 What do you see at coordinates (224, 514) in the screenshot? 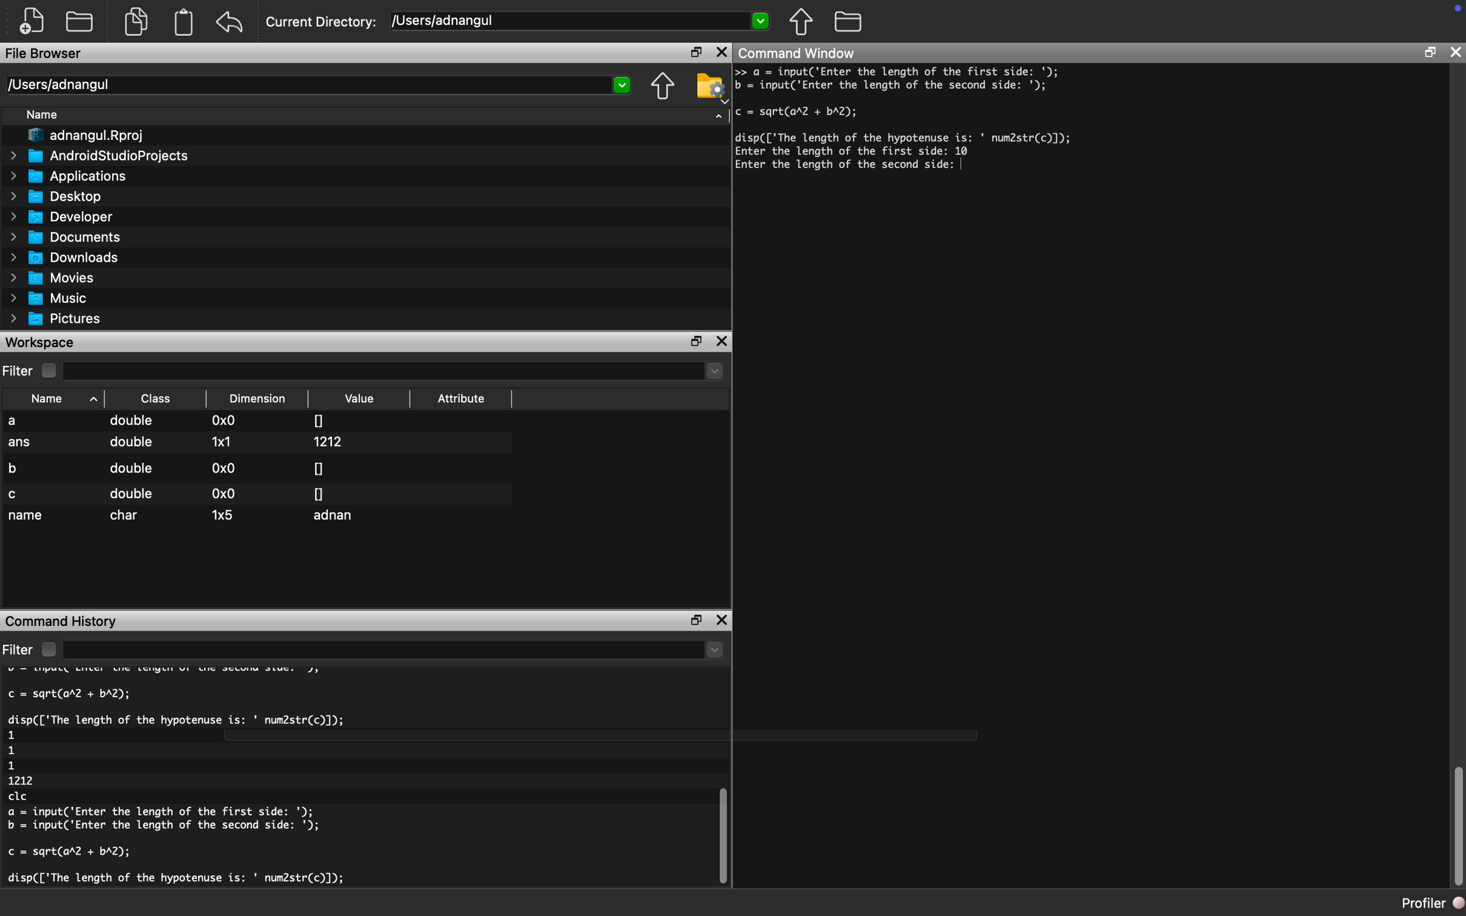
I see `1x5` at bounding box center [224, 514].